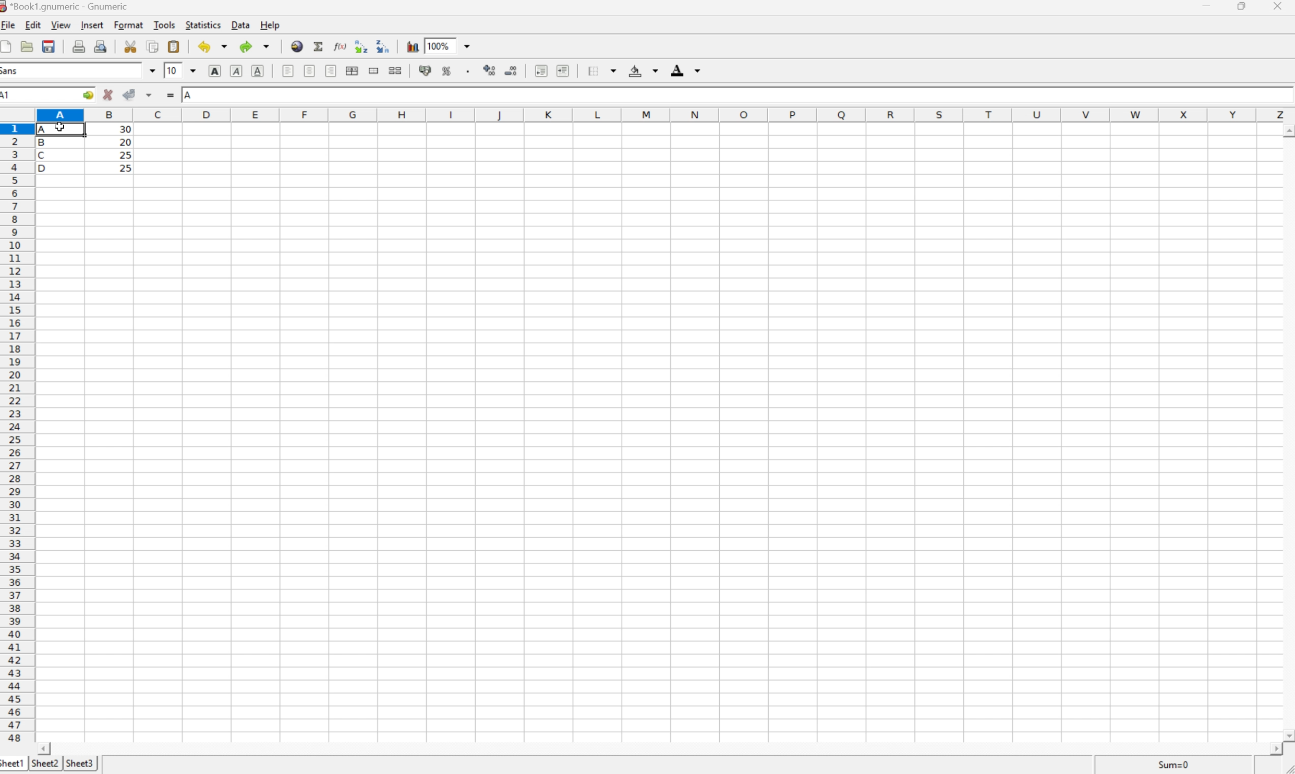 This screenshot has width=1295, height=774. I want to click on Scroll Down, so click(1287, 734).